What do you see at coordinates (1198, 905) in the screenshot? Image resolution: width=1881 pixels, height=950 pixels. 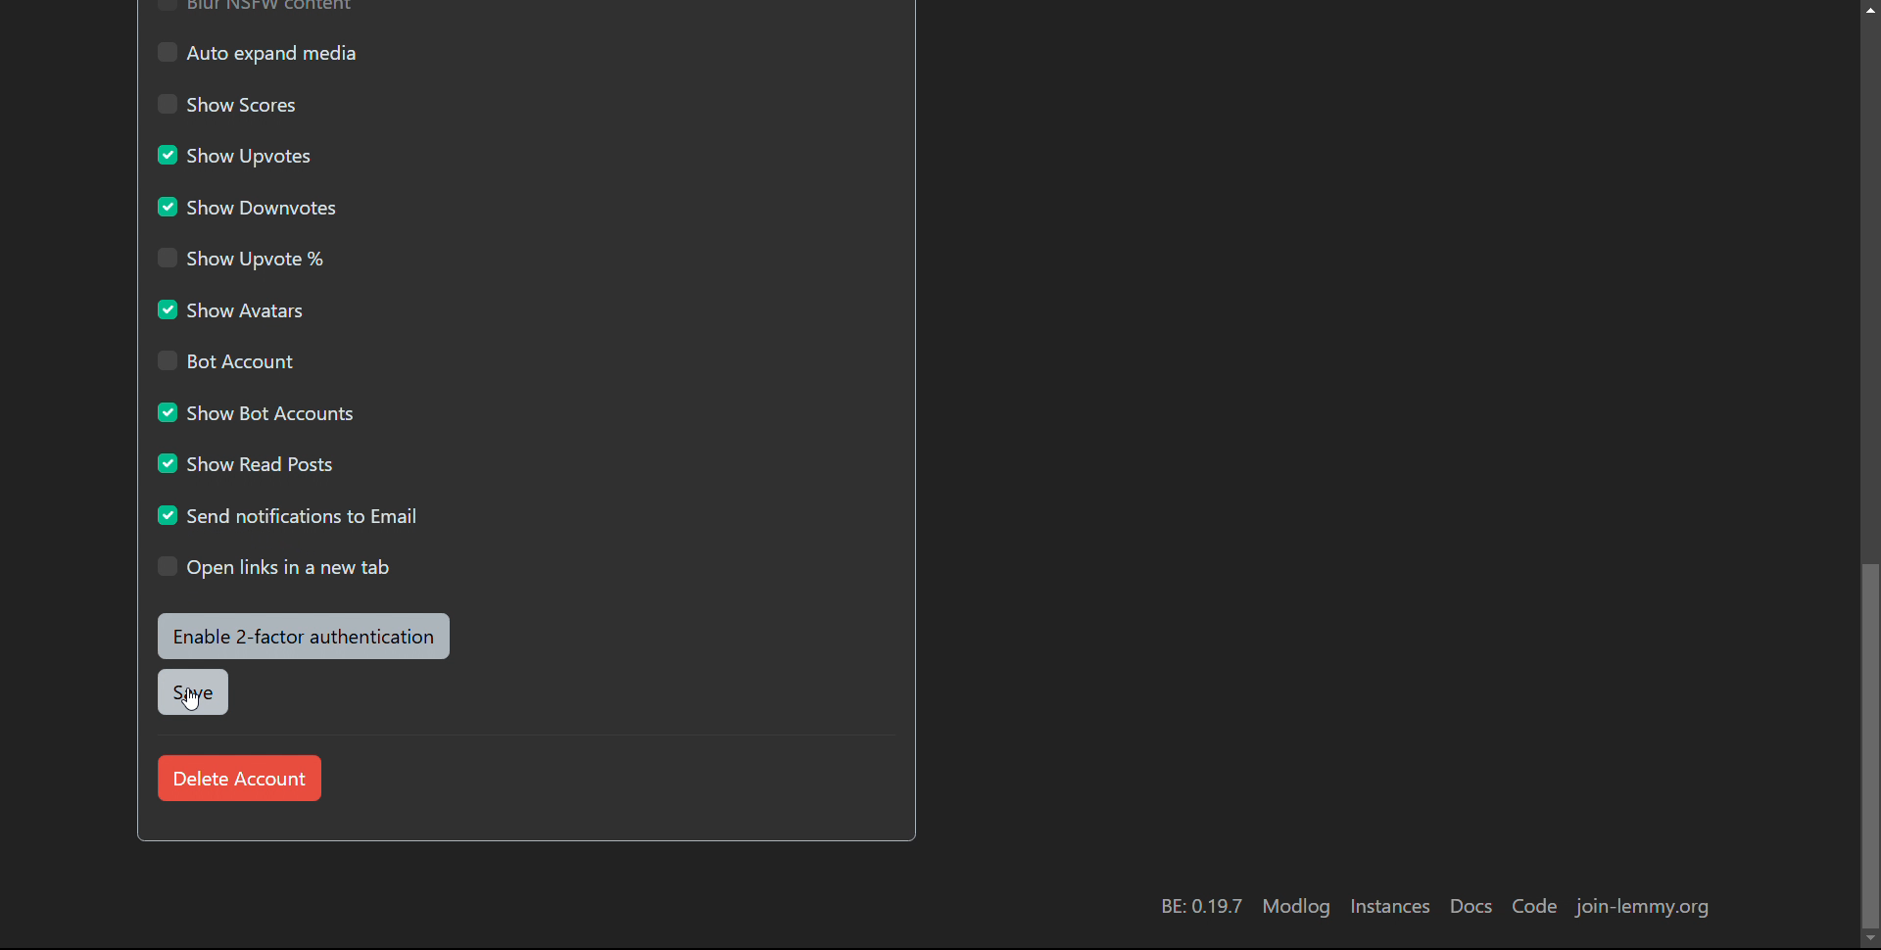 I see `BE: 0.19.7` at bounding box center [1198, 905].